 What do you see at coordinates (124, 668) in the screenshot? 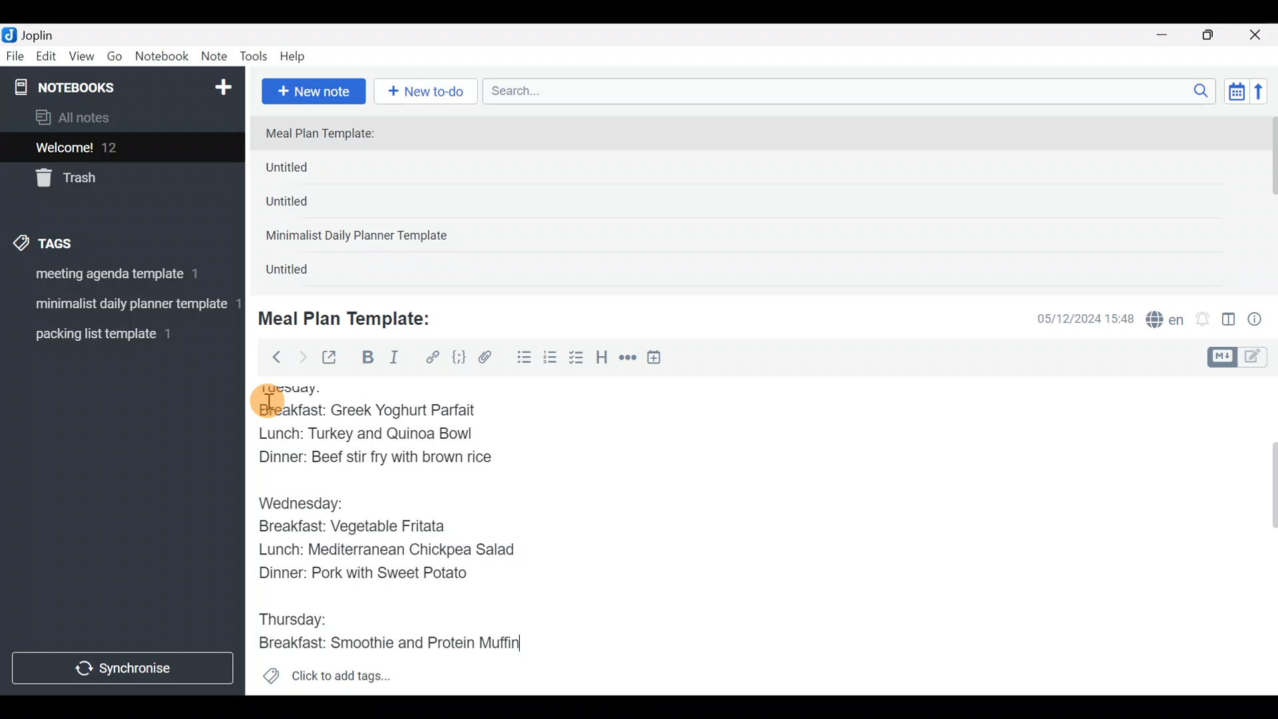
I see `Synchronize` at bounding box center [124, 668].